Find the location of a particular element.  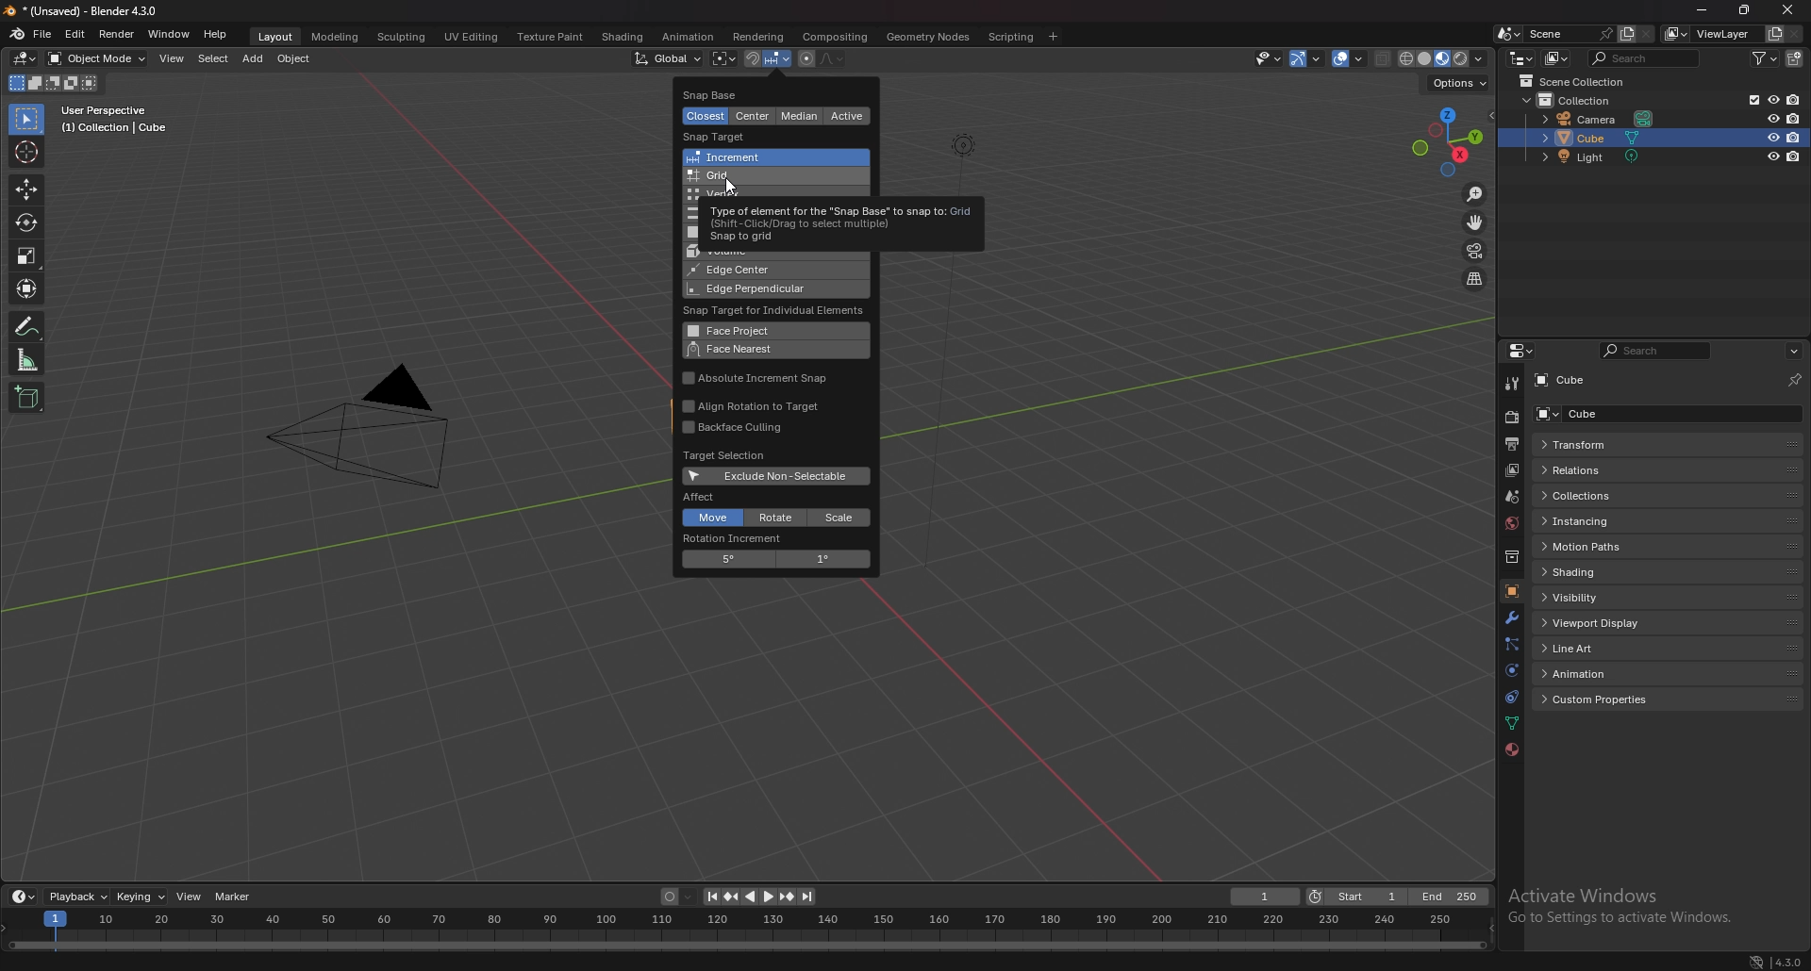

display mode is located at coordinates (1555, 58).